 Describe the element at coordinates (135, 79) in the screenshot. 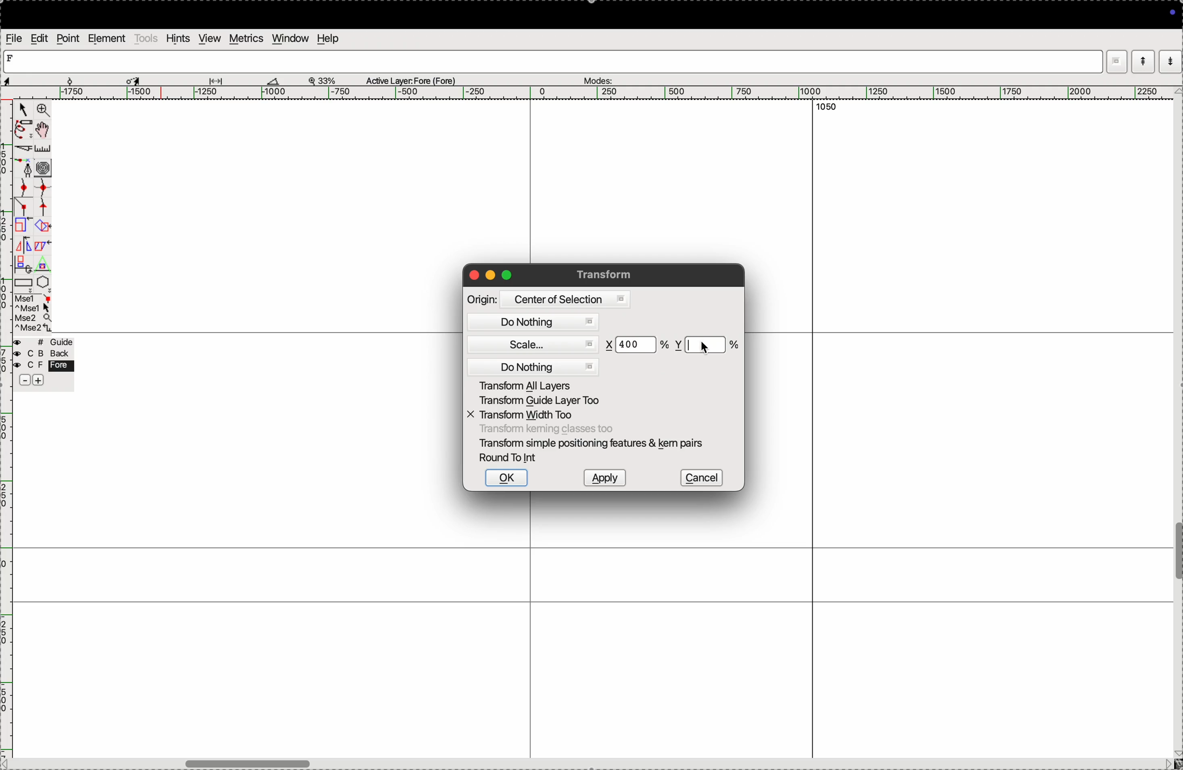

I see `cursor selected` at that location.